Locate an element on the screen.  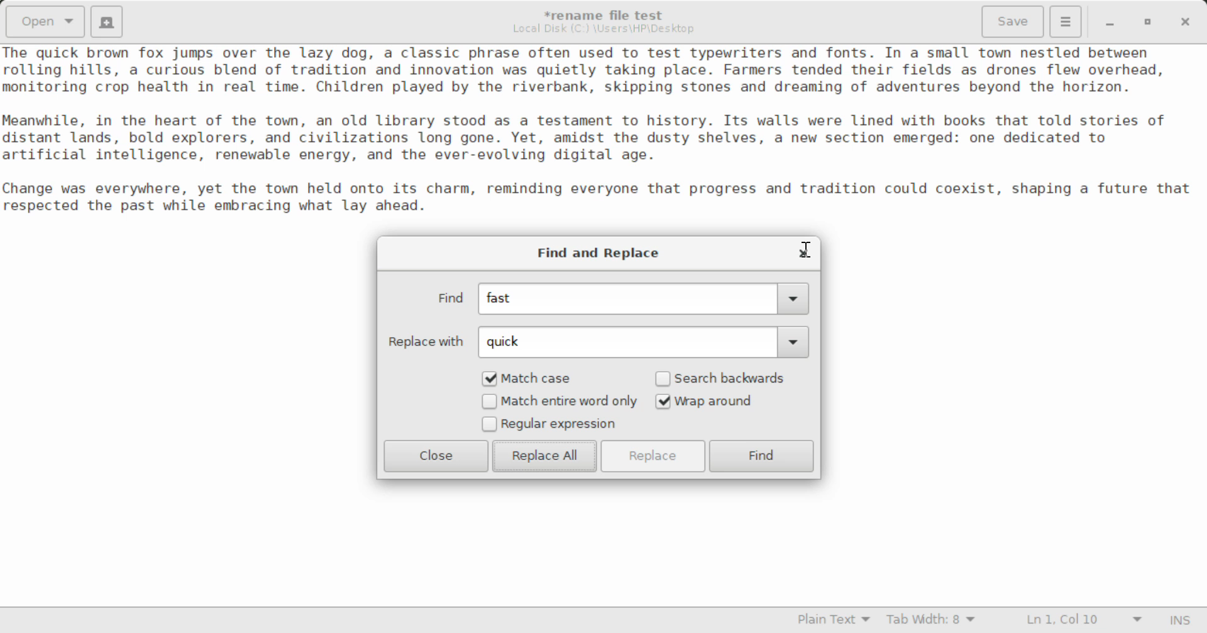
Line & Character Count Changed after Replace Action  is located at coordinates (1081, 619).